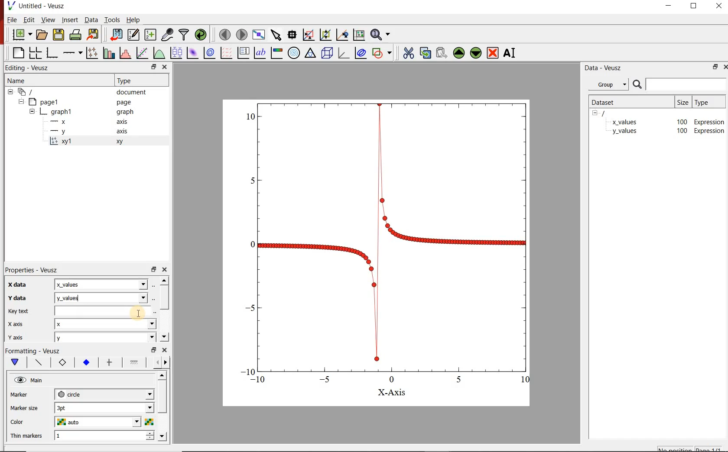  Describe the element at coordinates (328, 54) in the screenshot. I see `3d scene` at that location.